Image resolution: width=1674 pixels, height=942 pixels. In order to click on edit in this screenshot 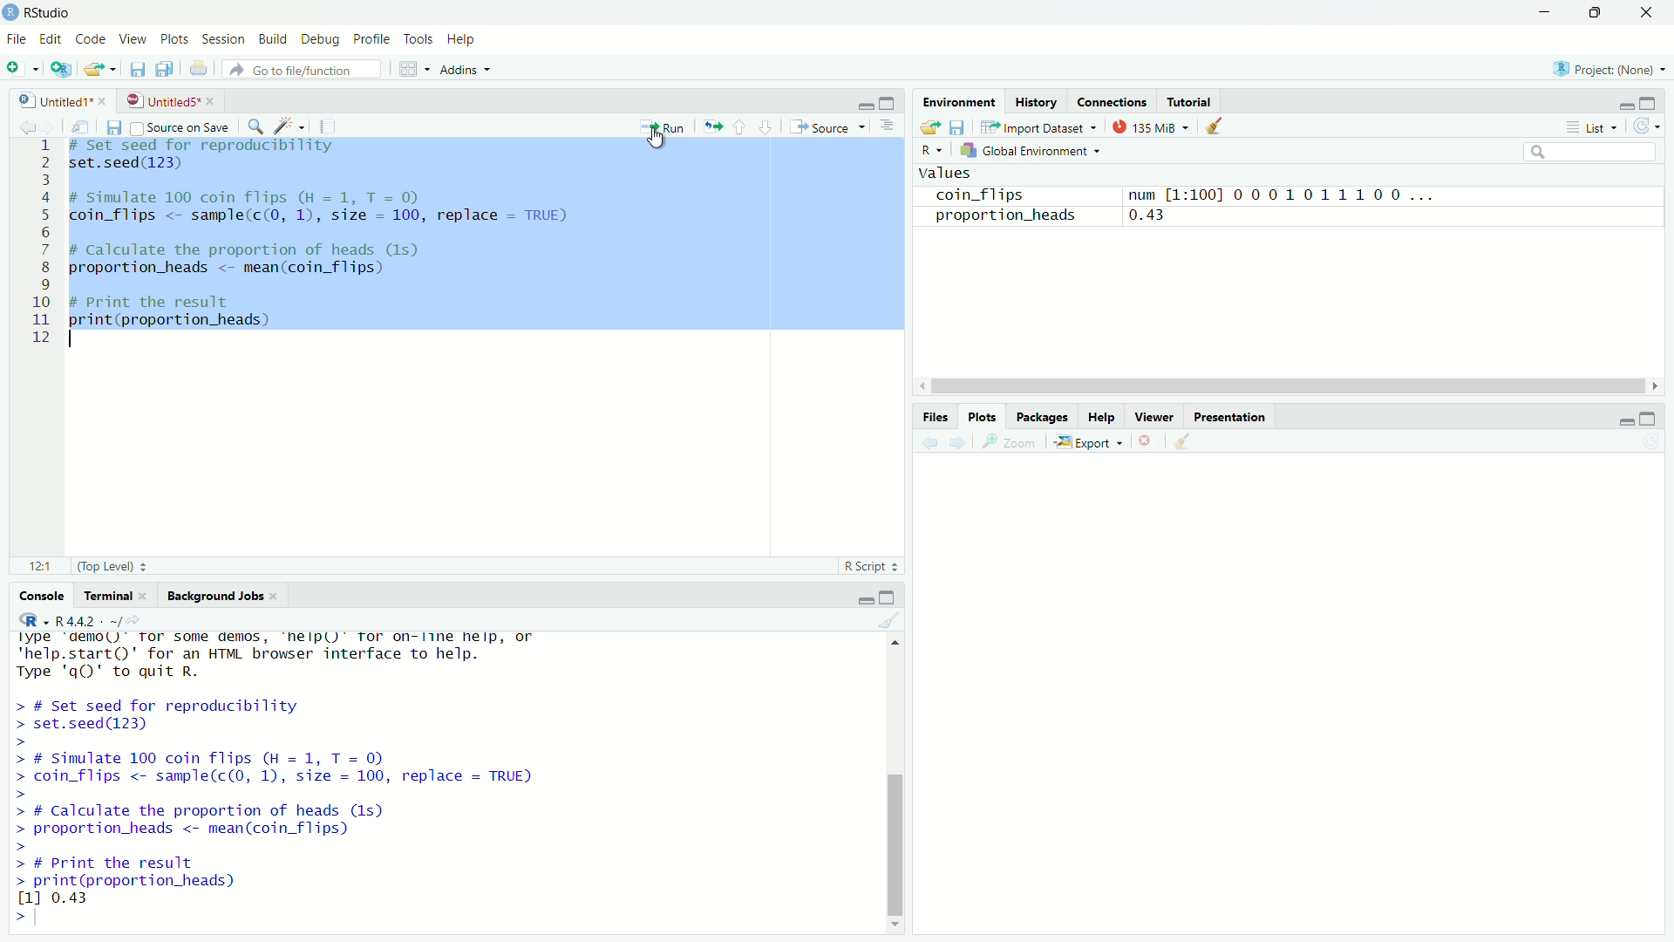, I will do `click(51, 38)`.